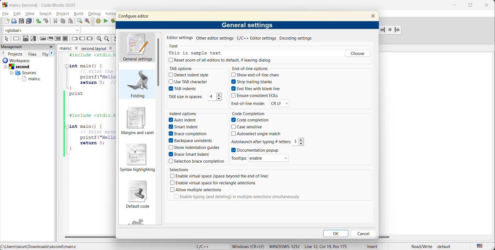 This screenshot has width=495, height=250. I want to click on open, so click(15, 21).